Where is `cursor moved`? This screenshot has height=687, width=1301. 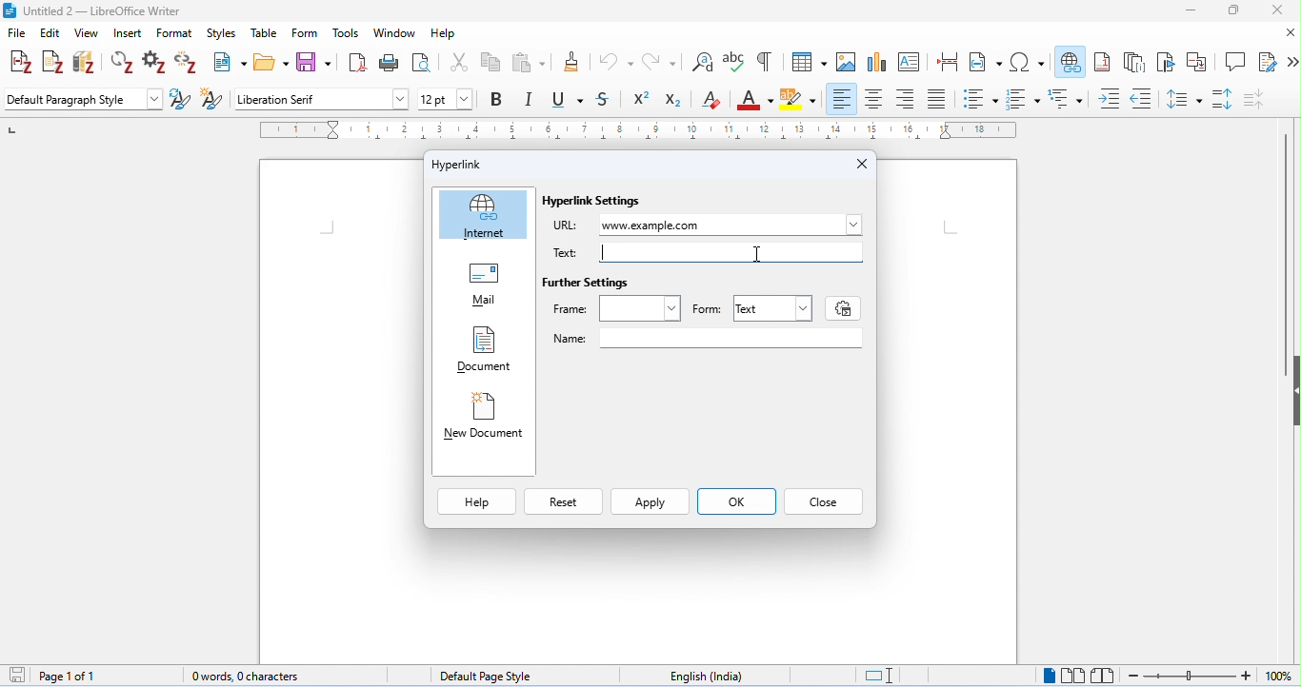 cursor moved is located at coordinates (765, 256).